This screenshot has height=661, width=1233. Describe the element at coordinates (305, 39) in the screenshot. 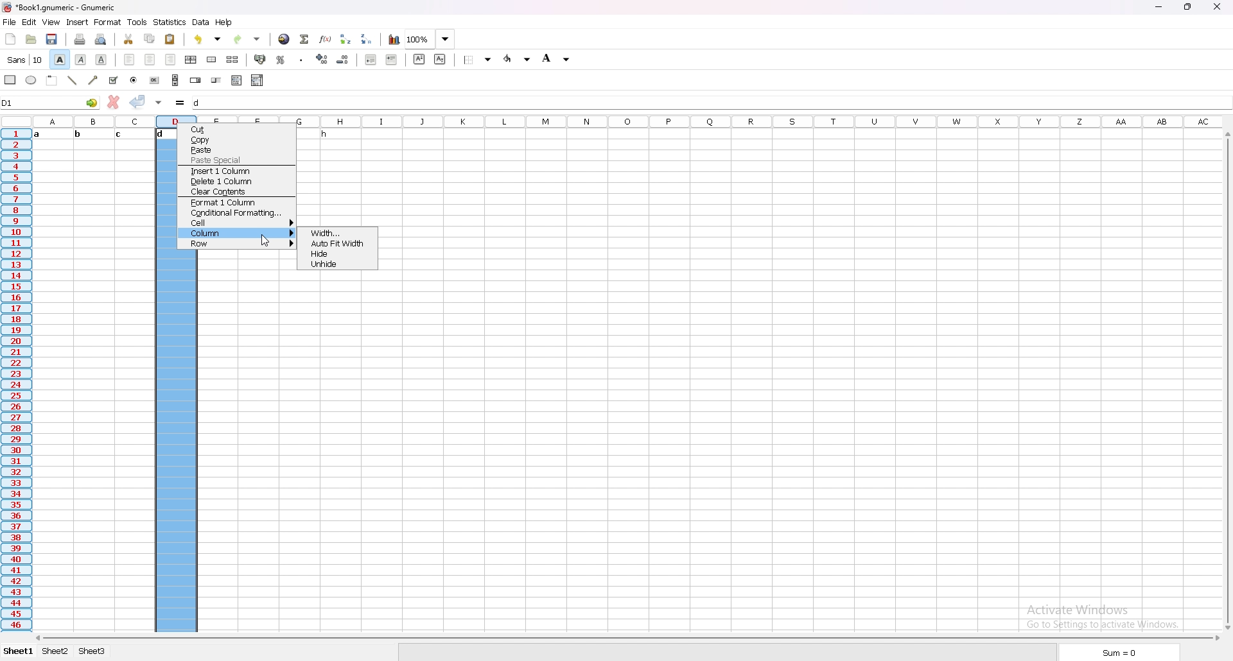

I see `summation` at that location.